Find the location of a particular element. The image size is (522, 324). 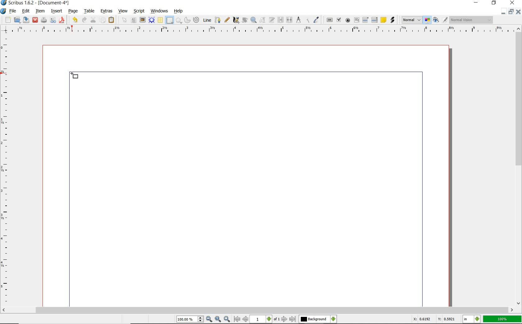

1 is located at coordinates (261, 319).